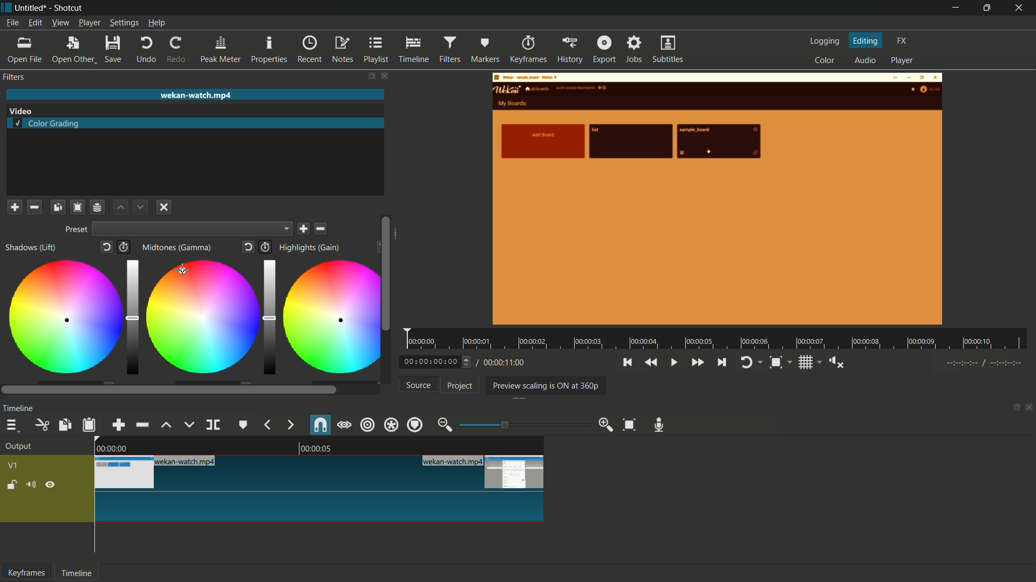  What do you see at coordinates (1021, 8) in the screenshot?
I see `close app` at bounding box center [1021, 8].